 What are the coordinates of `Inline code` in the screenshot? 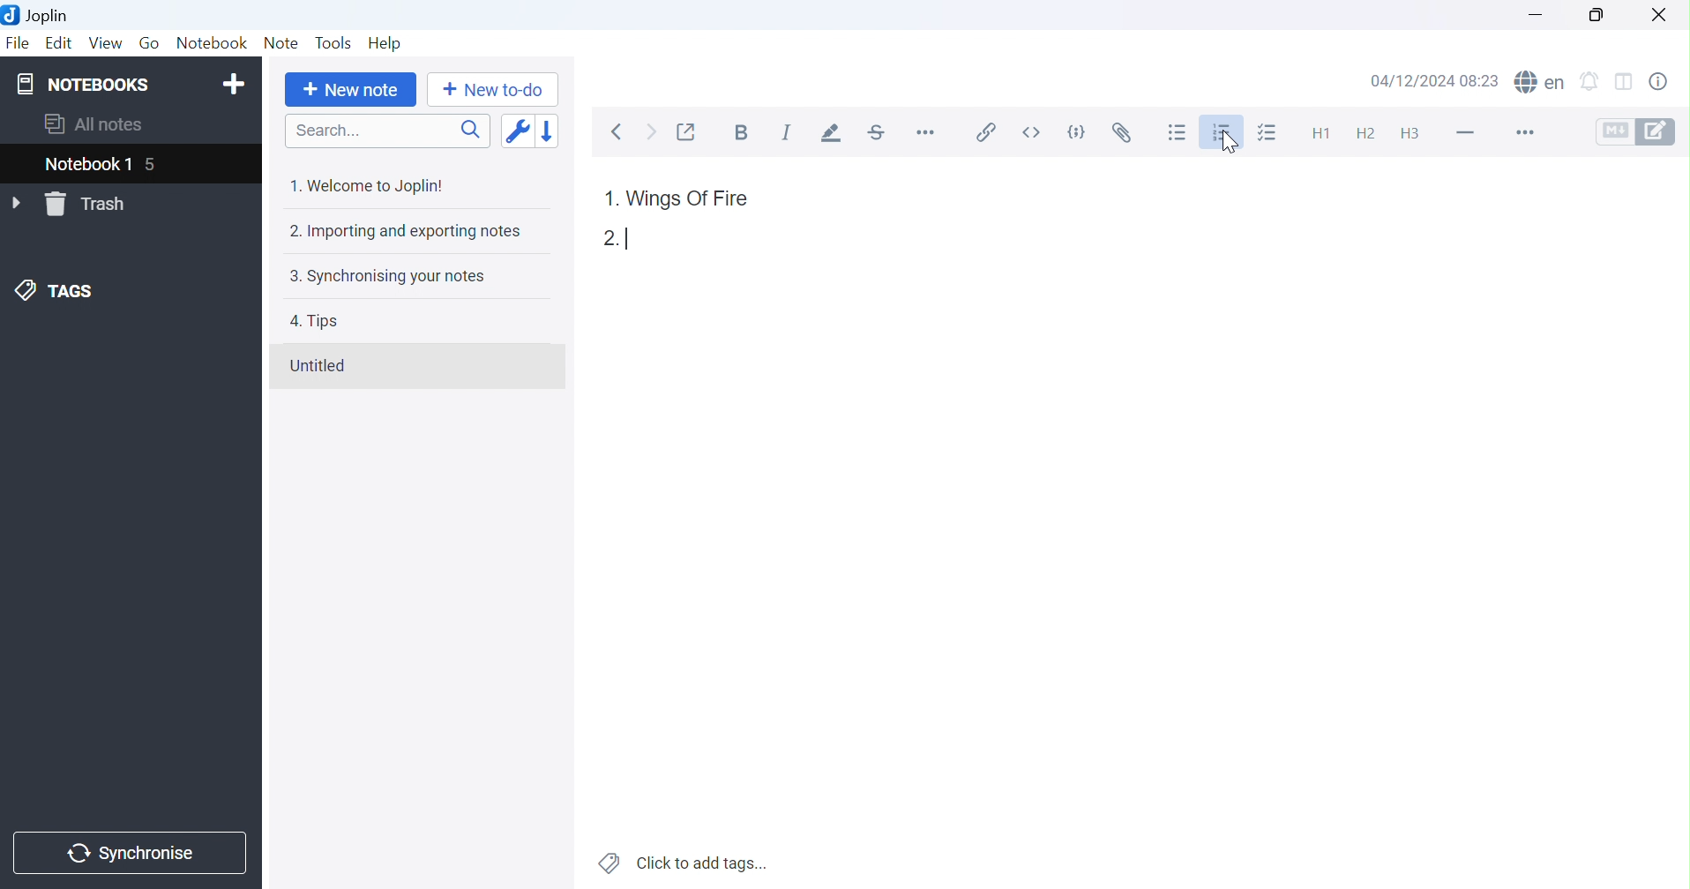 It's located at (1030, 132).